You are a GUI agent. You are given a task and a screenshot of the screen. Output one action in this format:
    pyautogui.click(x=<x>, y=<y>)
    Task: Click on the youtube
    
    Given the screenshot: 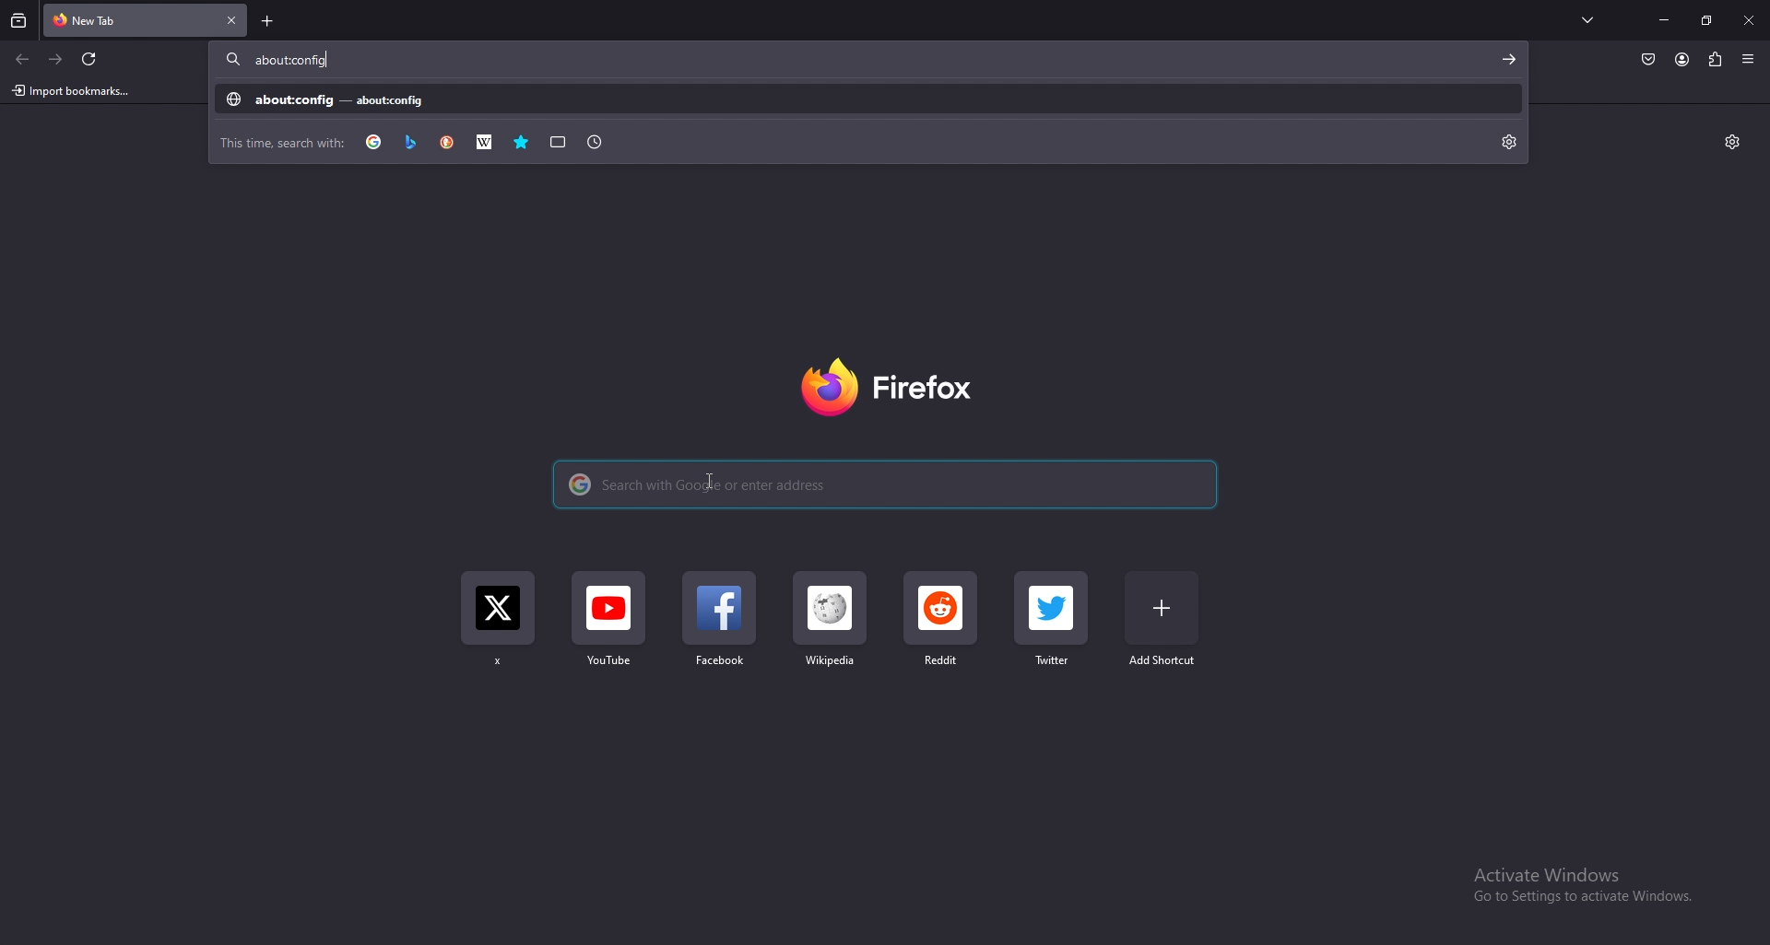 What is the action you would take?
    pyautogui.click(x=608, y=629)
    